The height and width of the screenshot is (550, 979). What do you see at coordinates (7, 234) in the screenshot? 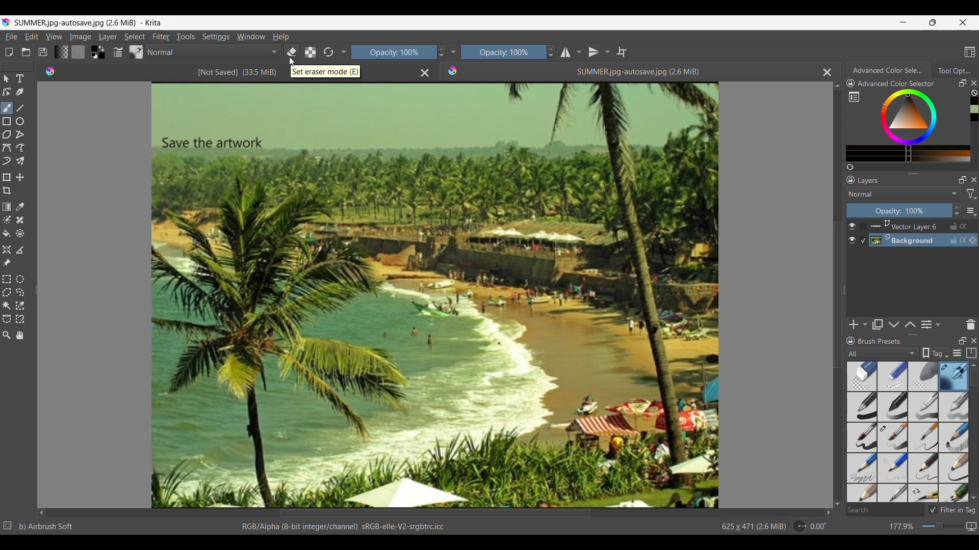
I see `Fill tool` at bounding box center [7, 234].